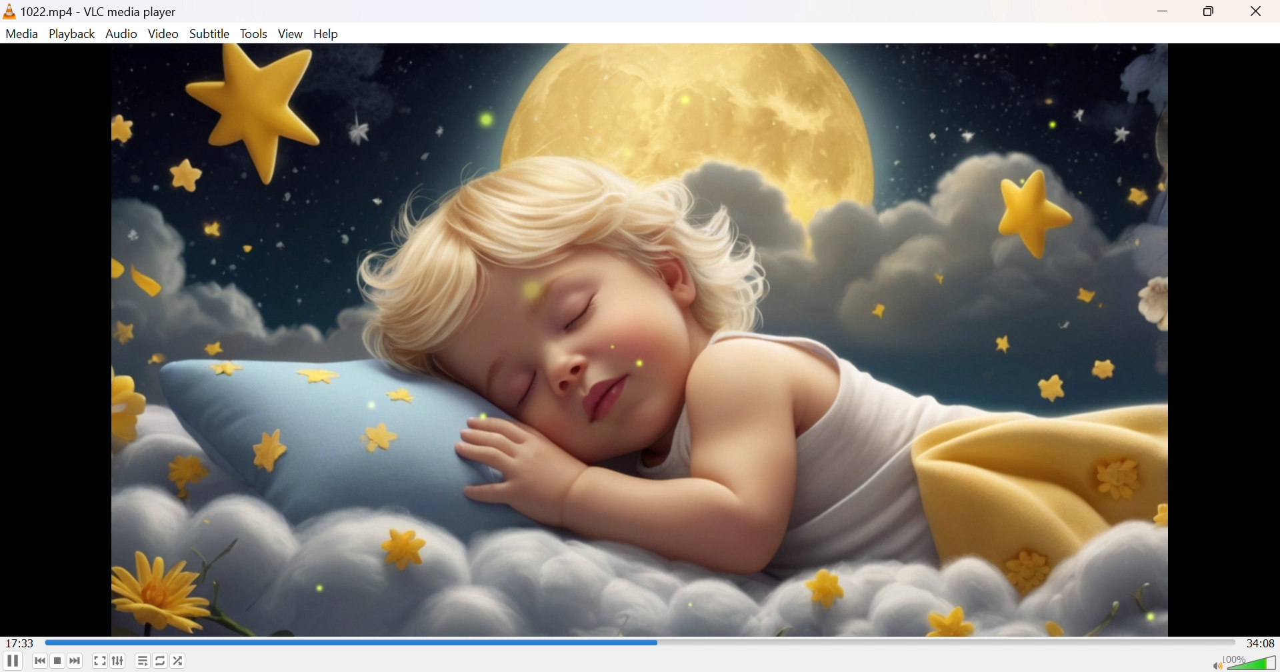 The image size is (1280, 672). What do you see at coordinates (1164, 13) in the screenshot?
I see `Minimize` at bounding box center [1164, 13].